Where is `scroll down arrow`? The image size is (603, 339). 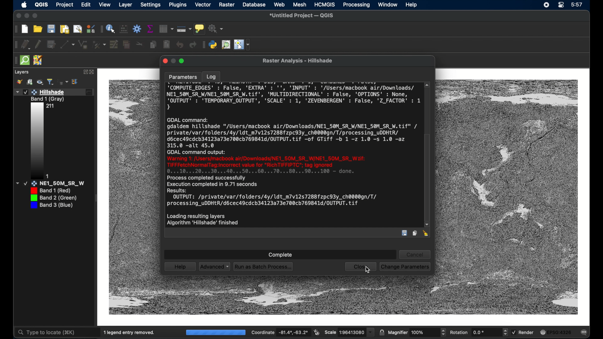
scroll down arrow is located at coordinates (427, 225).